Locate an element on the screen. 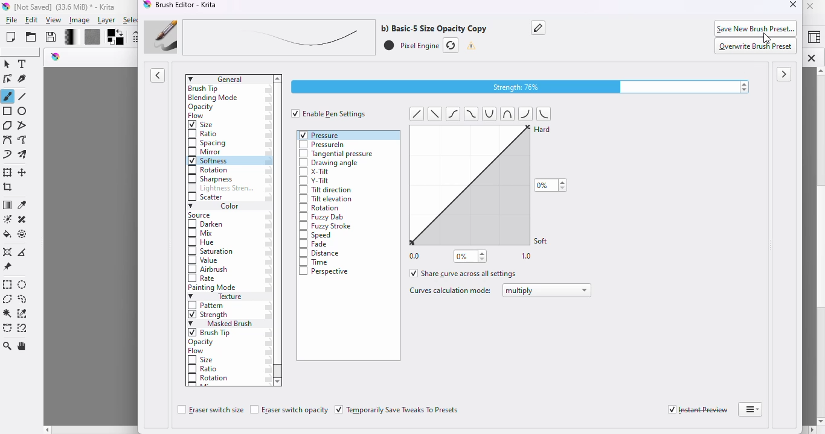  color is located at coordinates (214, 207).